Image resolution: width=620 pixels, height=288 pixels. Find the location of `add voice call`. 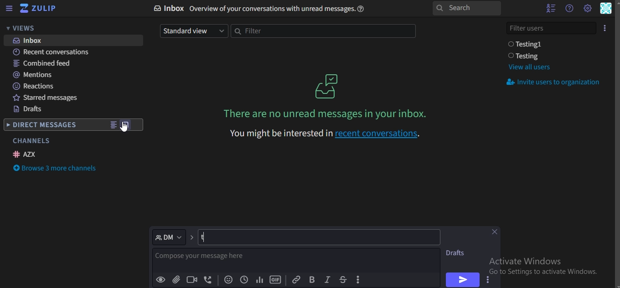

add voice call is located at coordinates (208, 280).